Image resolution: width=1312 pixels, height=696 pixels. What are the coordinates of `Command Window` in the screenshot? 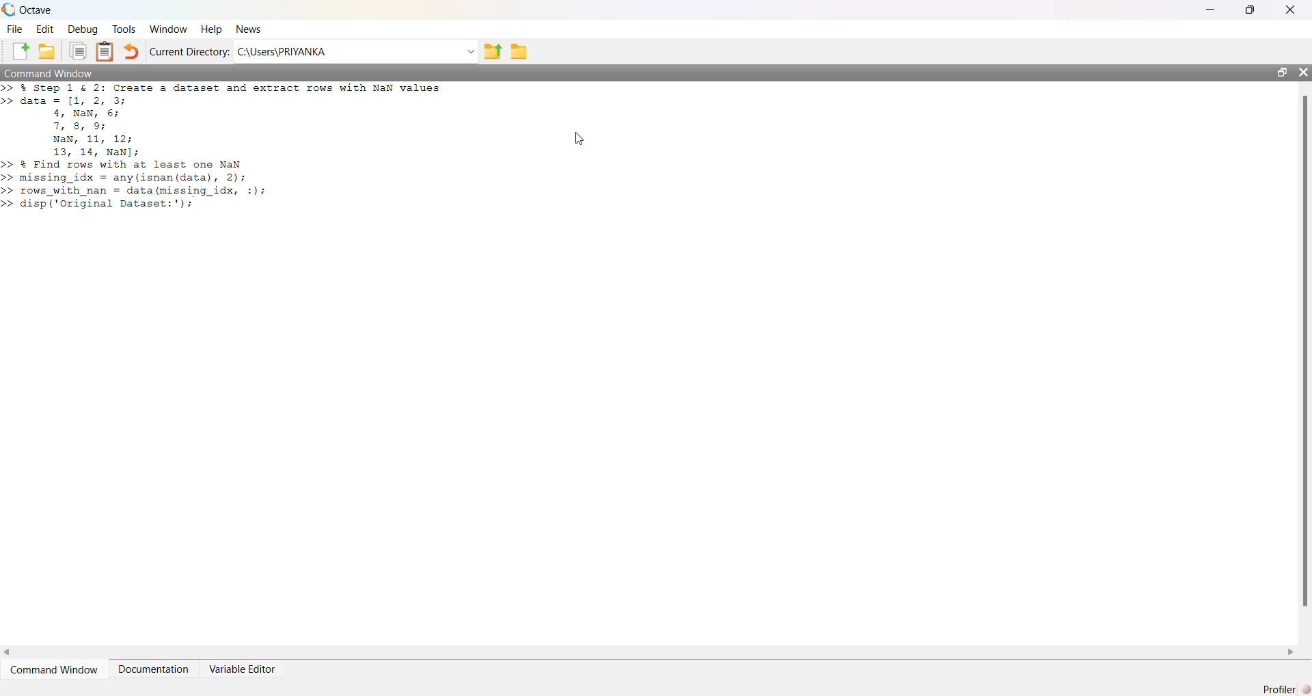 It's located at (50, 72).